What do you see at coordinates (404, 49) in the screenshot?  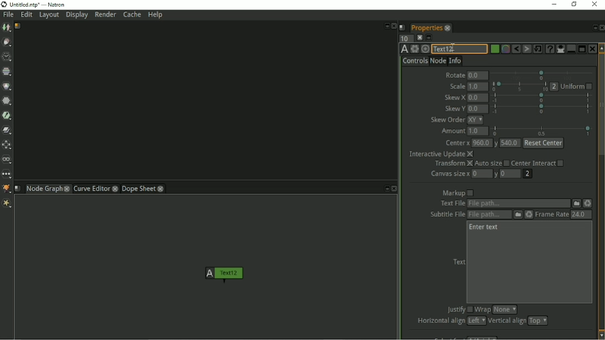 I see `TextOFX Version 6.13` at bounding box center [404, 49].